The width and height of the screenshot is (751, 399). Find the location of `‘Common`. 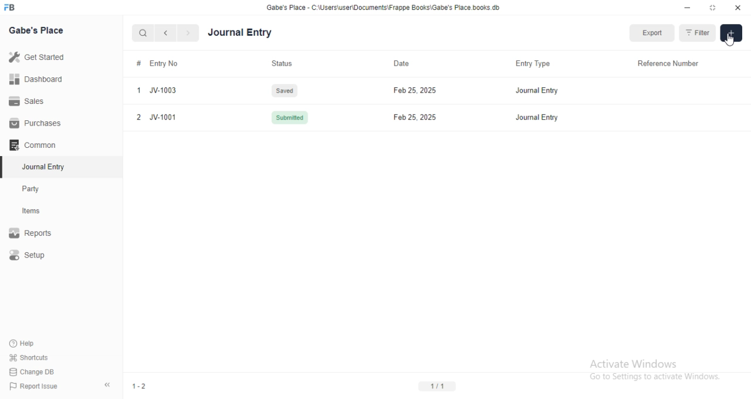

‘Common is located at coordinates (33, 144).